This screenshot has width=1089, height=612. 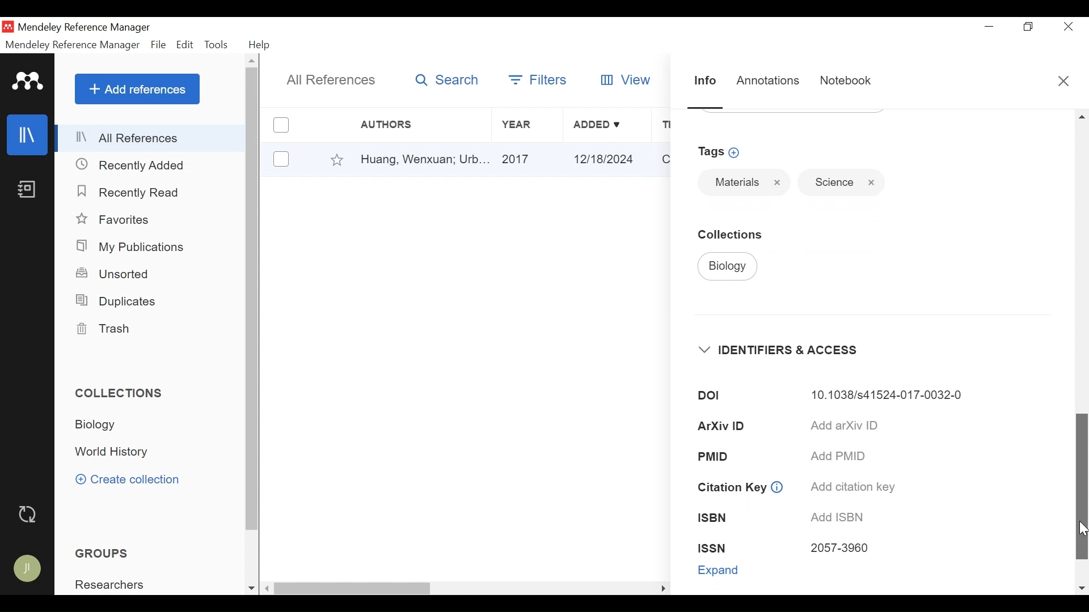 What do you see at coordinates (989, 26) in the screenshot?
I see `minimize` at bounding box center [989, 26].